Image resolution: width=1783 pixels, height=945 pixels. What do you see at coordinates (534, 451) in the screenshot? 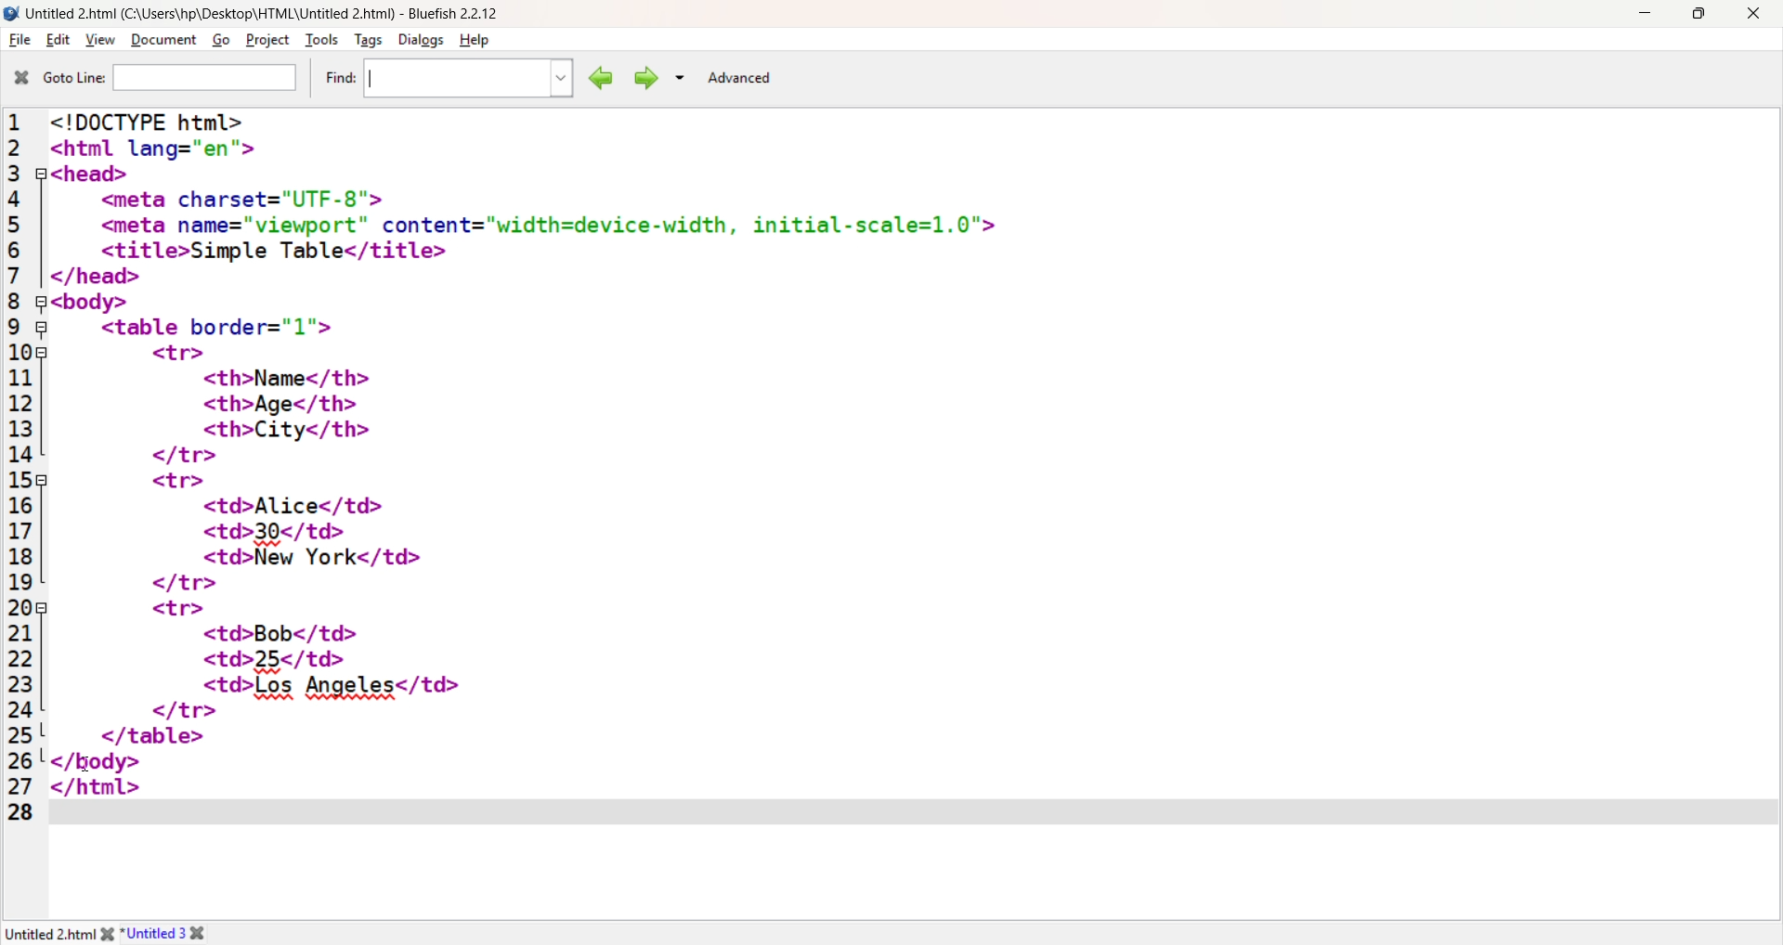
I see `<!DOCTYPE html><html lang="en"><head><meta charset="UTF-8"><meta name="viewport" content="width=device-width, initial-scale=1.0"><title>Simple Table</title></head><body> <table border="1"><tr><th>Name</th><th>Age</th><th>City</th></tr> <tr><td>Alice</td><td>30</td><td>New York</td></tr> <tr><td>Bob</td><td>25</td><td>Los Angeles</td></tr></table></body></html>` at bounding box center [534, 451].